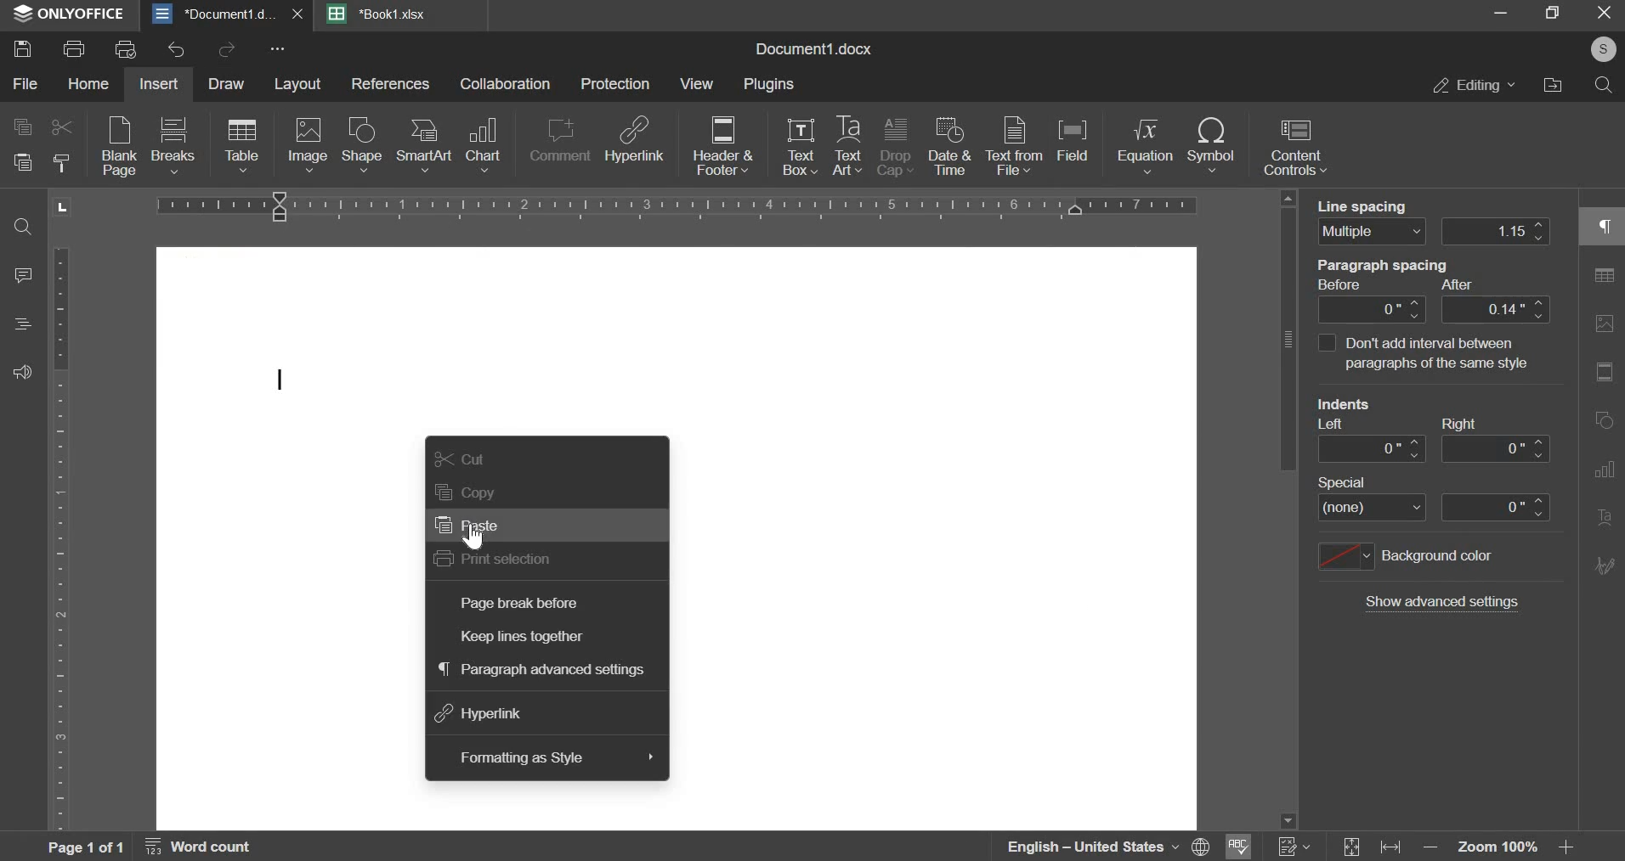 The width and height of the screenshot is (1625, 861). I want to click on draw, so click(225, 85).